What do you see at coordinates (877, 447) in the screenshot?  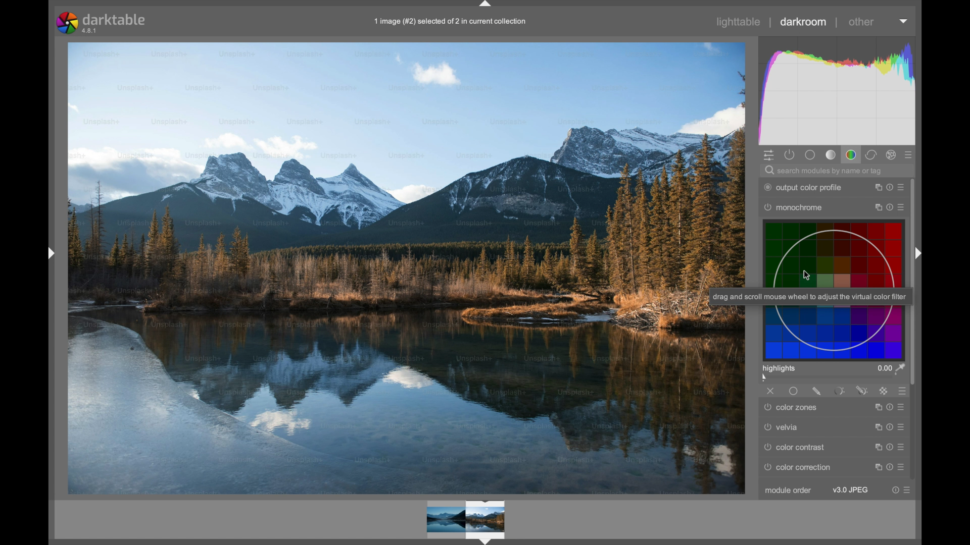 I see `reset` at bounding box center [877, 447].